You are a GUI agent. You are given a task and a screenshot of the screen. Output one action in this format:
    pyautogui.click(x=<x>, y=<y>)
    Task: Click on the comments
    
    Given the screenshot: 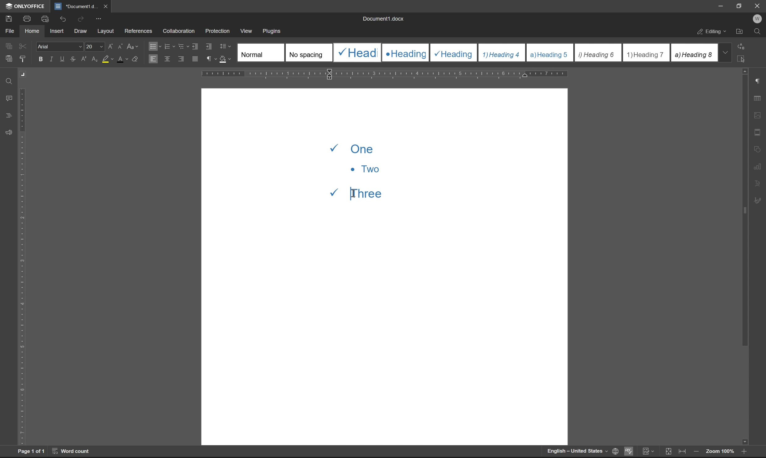 What is the action you would take?
    pyautogui.click(x=10, y=98)
    